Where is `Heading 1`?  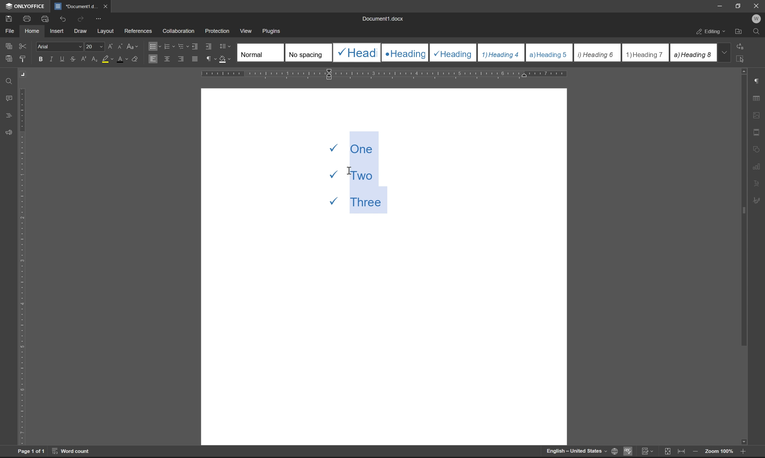 Heading 1 is located at coordinates (356, 52).